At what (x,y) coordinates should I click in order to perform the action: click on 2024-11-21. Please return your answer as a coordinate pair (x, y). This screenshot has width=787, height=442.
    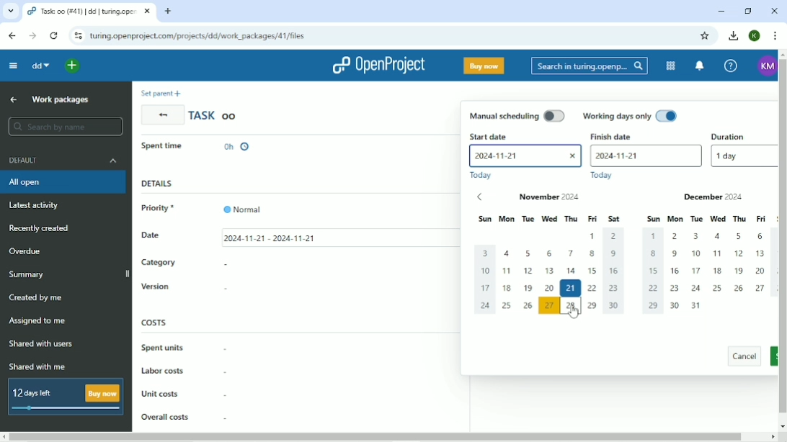
    Looking at the image, I should click on (648, 155).